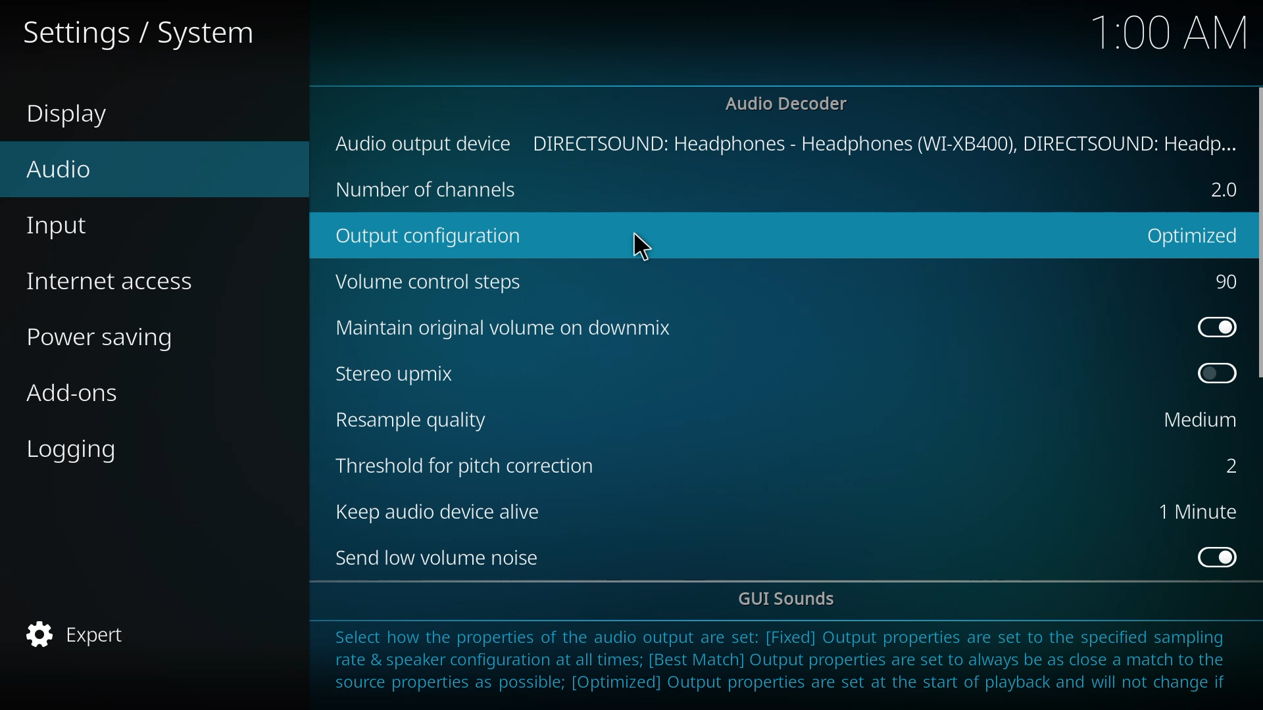  Describe the element at coordinates (1191, 421) in the screenshot. I see `medium` at that location.